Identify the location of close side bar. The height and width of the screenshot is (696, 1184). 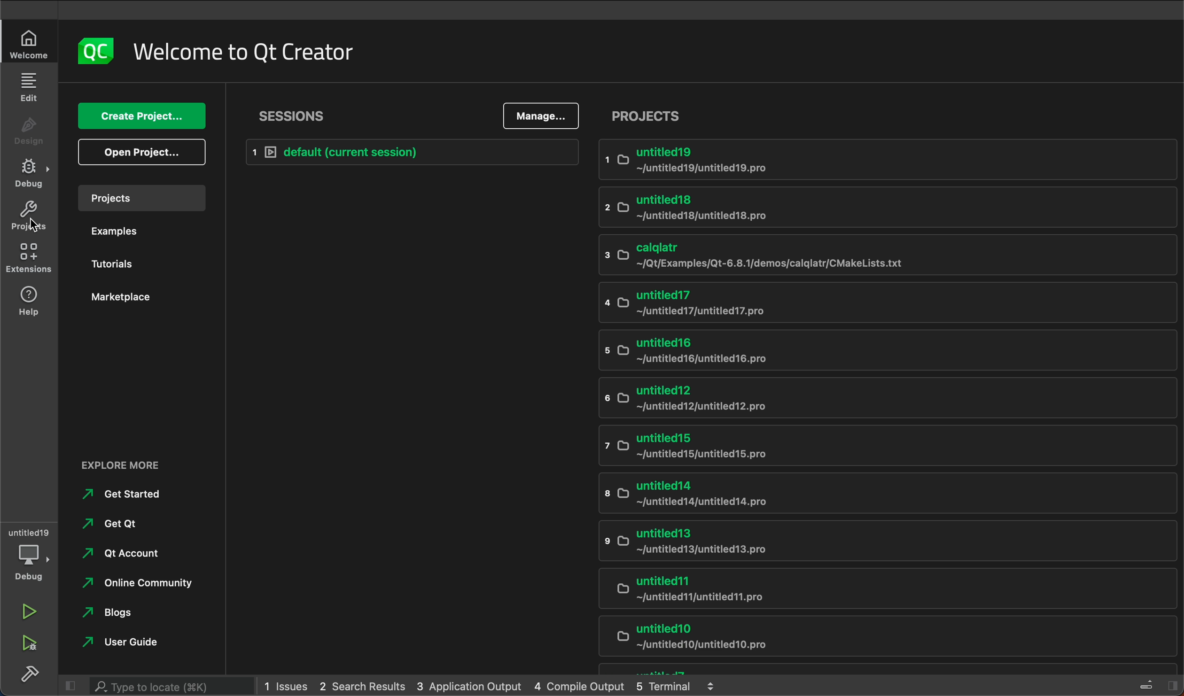
(71, 684).